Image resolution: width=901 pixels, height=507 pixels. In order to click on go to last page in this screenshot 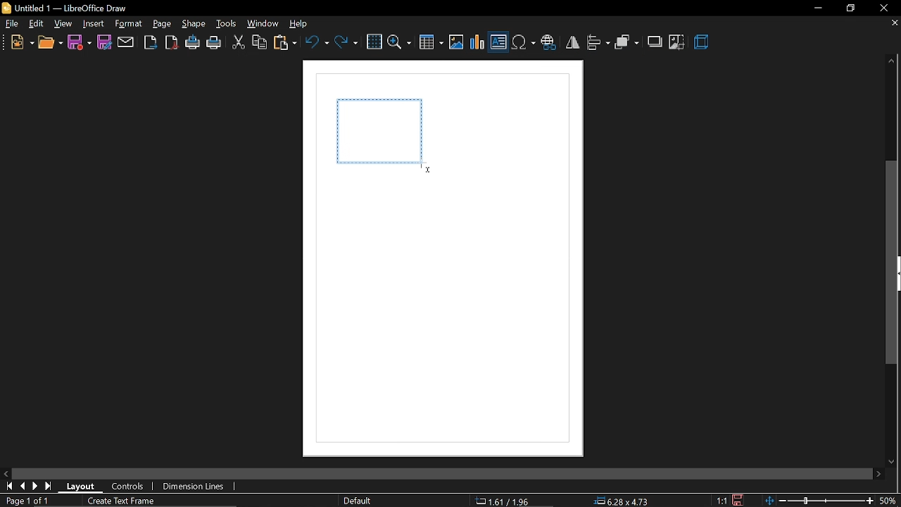, I will do `click(37, 487)`.